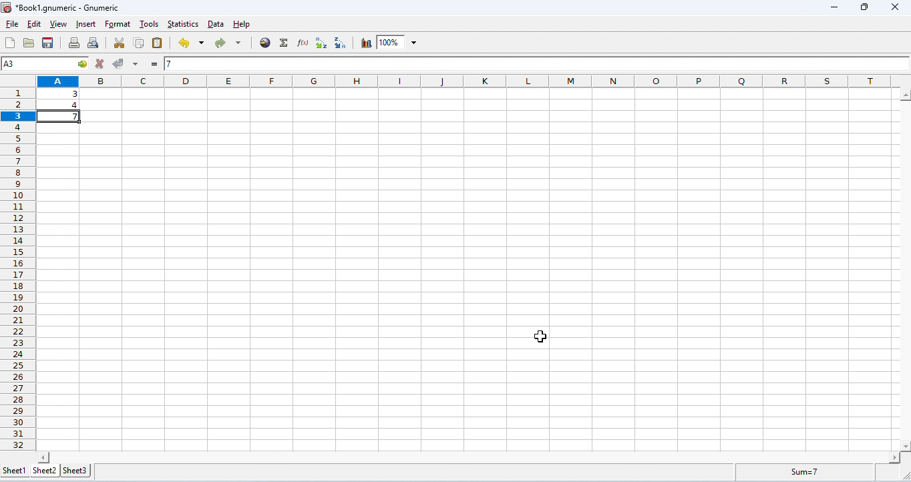  Describe the element at coordinates (467, 81) in the screenshot. I see `column headings` at that location.